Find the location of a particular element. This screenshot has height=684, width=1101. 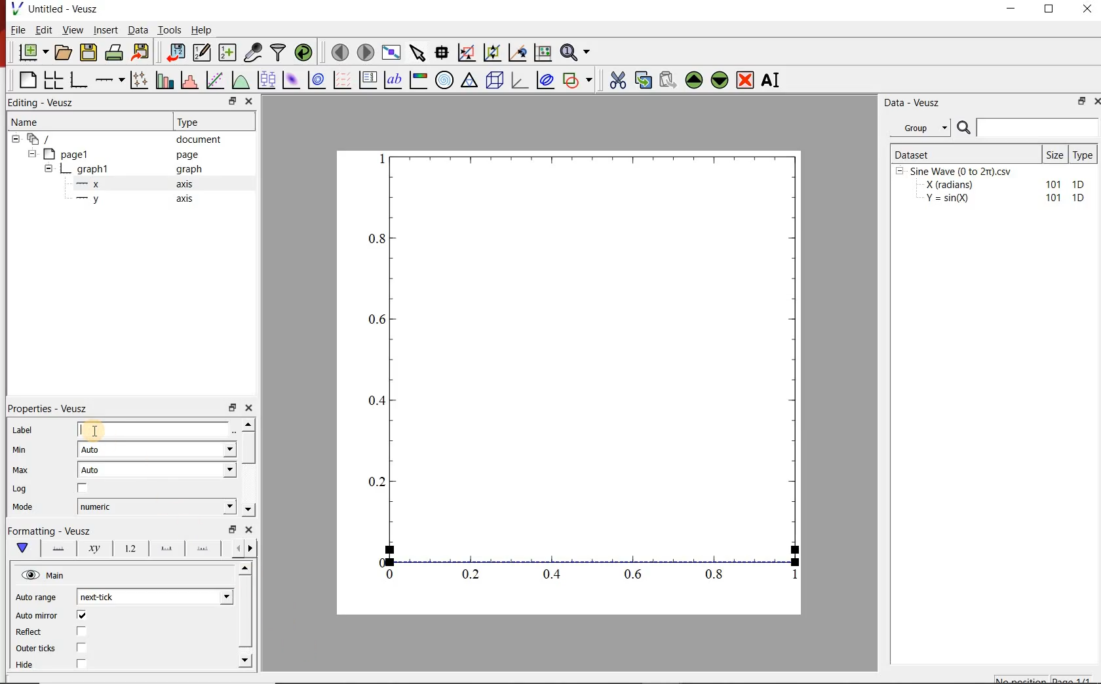

view plot full screen is located at coordinates (391, 52).